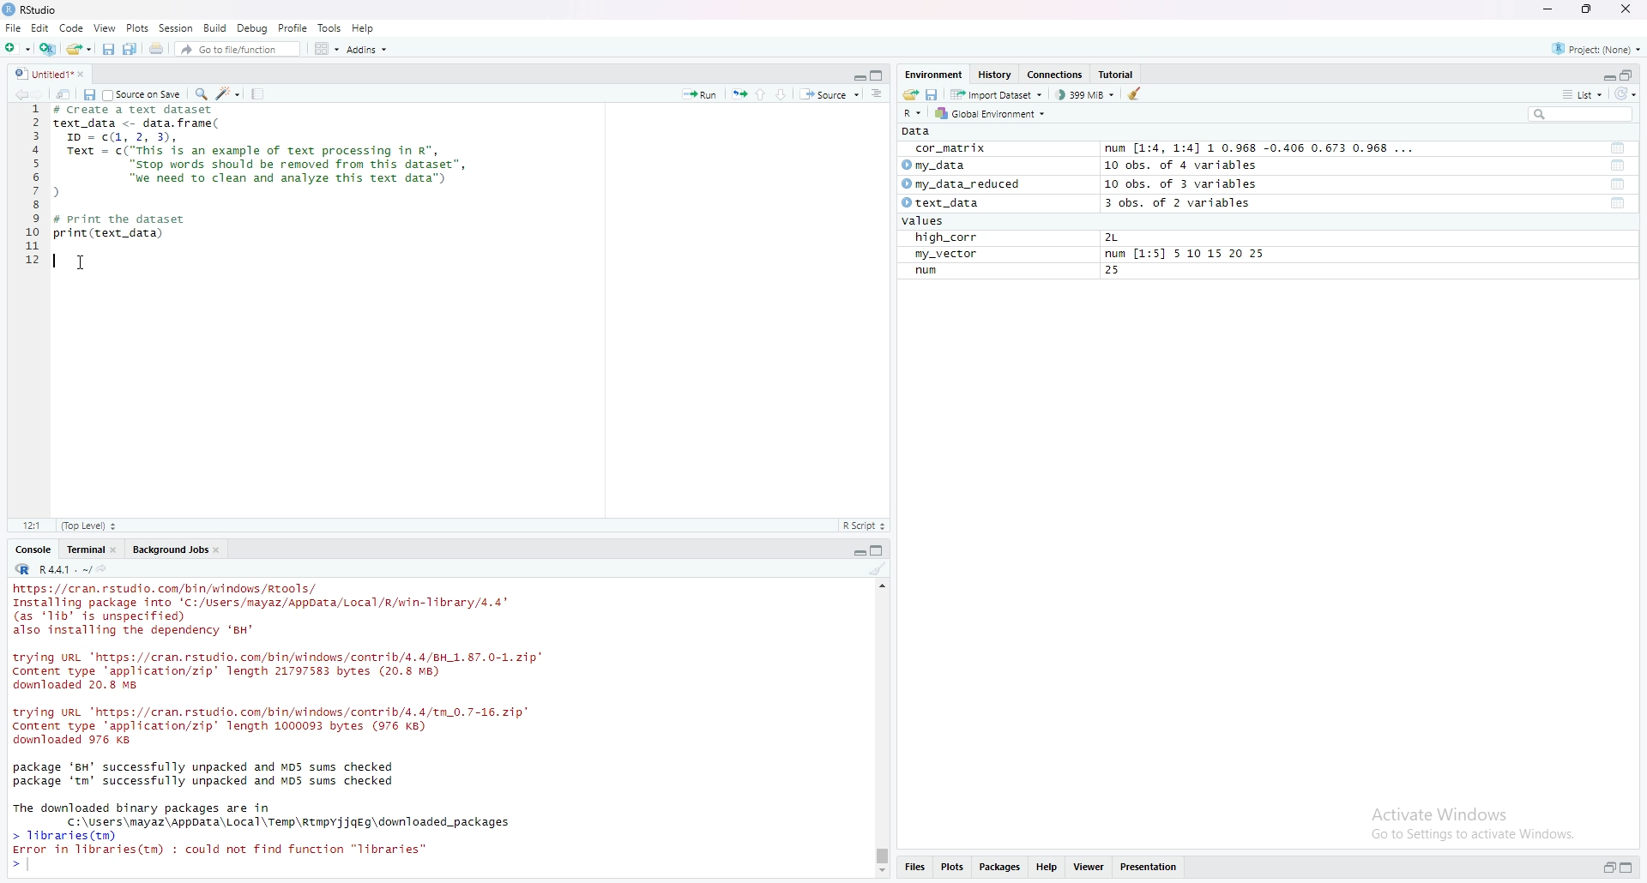 This screenshot has height=883, width=1647. Describe the element at coordinates (266, 176) in the screenshot. I see `data frame code` at that location.